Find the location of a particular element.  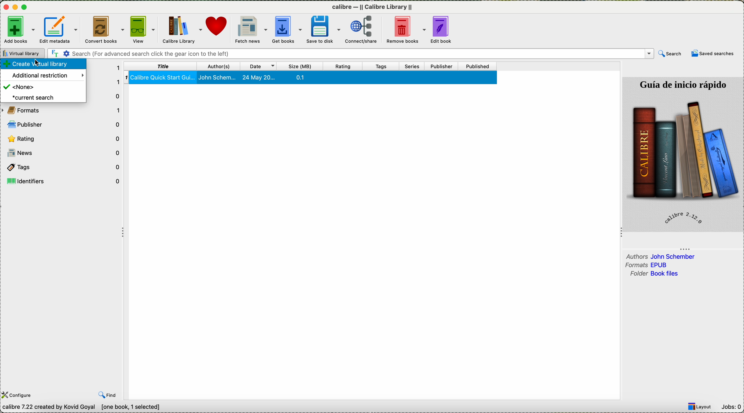

rating is located at coordinates (63, 139).